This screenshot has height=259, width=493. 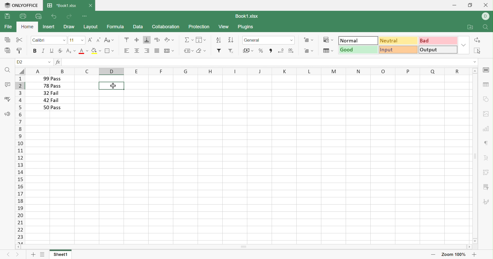 I want to click on Fail, so click(x=56, y=100).